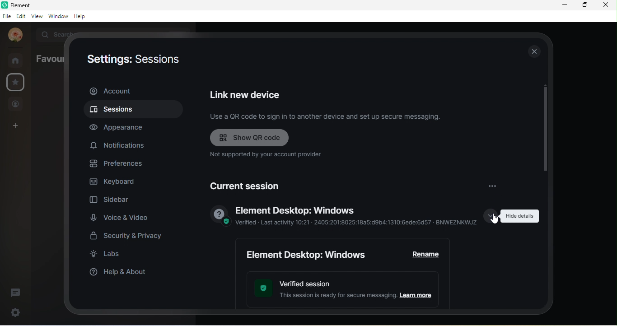 The height and width of the screenshot is (326, 617). Describe the element at coordinates (112, 201) in the screenshot. I see `sidebar` at that location.